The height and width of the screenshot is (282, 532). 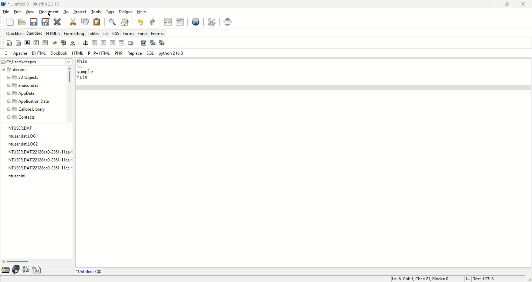 I want to click on document, so click(x=48, y=12).